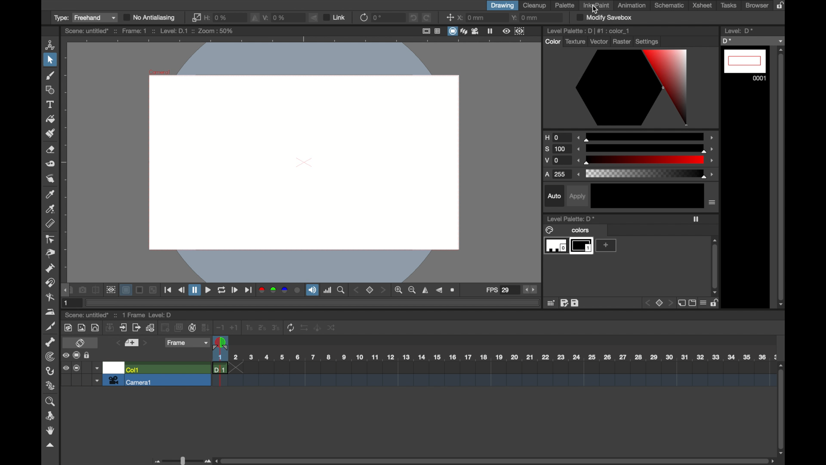 The width and height of the screenshot is (826, 465). What do you see at coordinates (206, 328) in the screenshot?
I see `down` at bounding box center [206, 328].